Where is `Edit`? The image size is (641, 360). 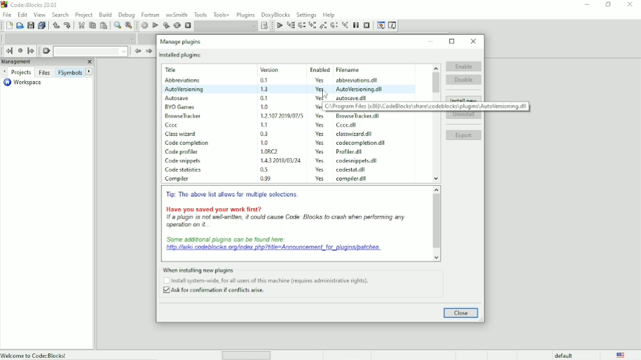
Edit is located at coordinates (23, 14).